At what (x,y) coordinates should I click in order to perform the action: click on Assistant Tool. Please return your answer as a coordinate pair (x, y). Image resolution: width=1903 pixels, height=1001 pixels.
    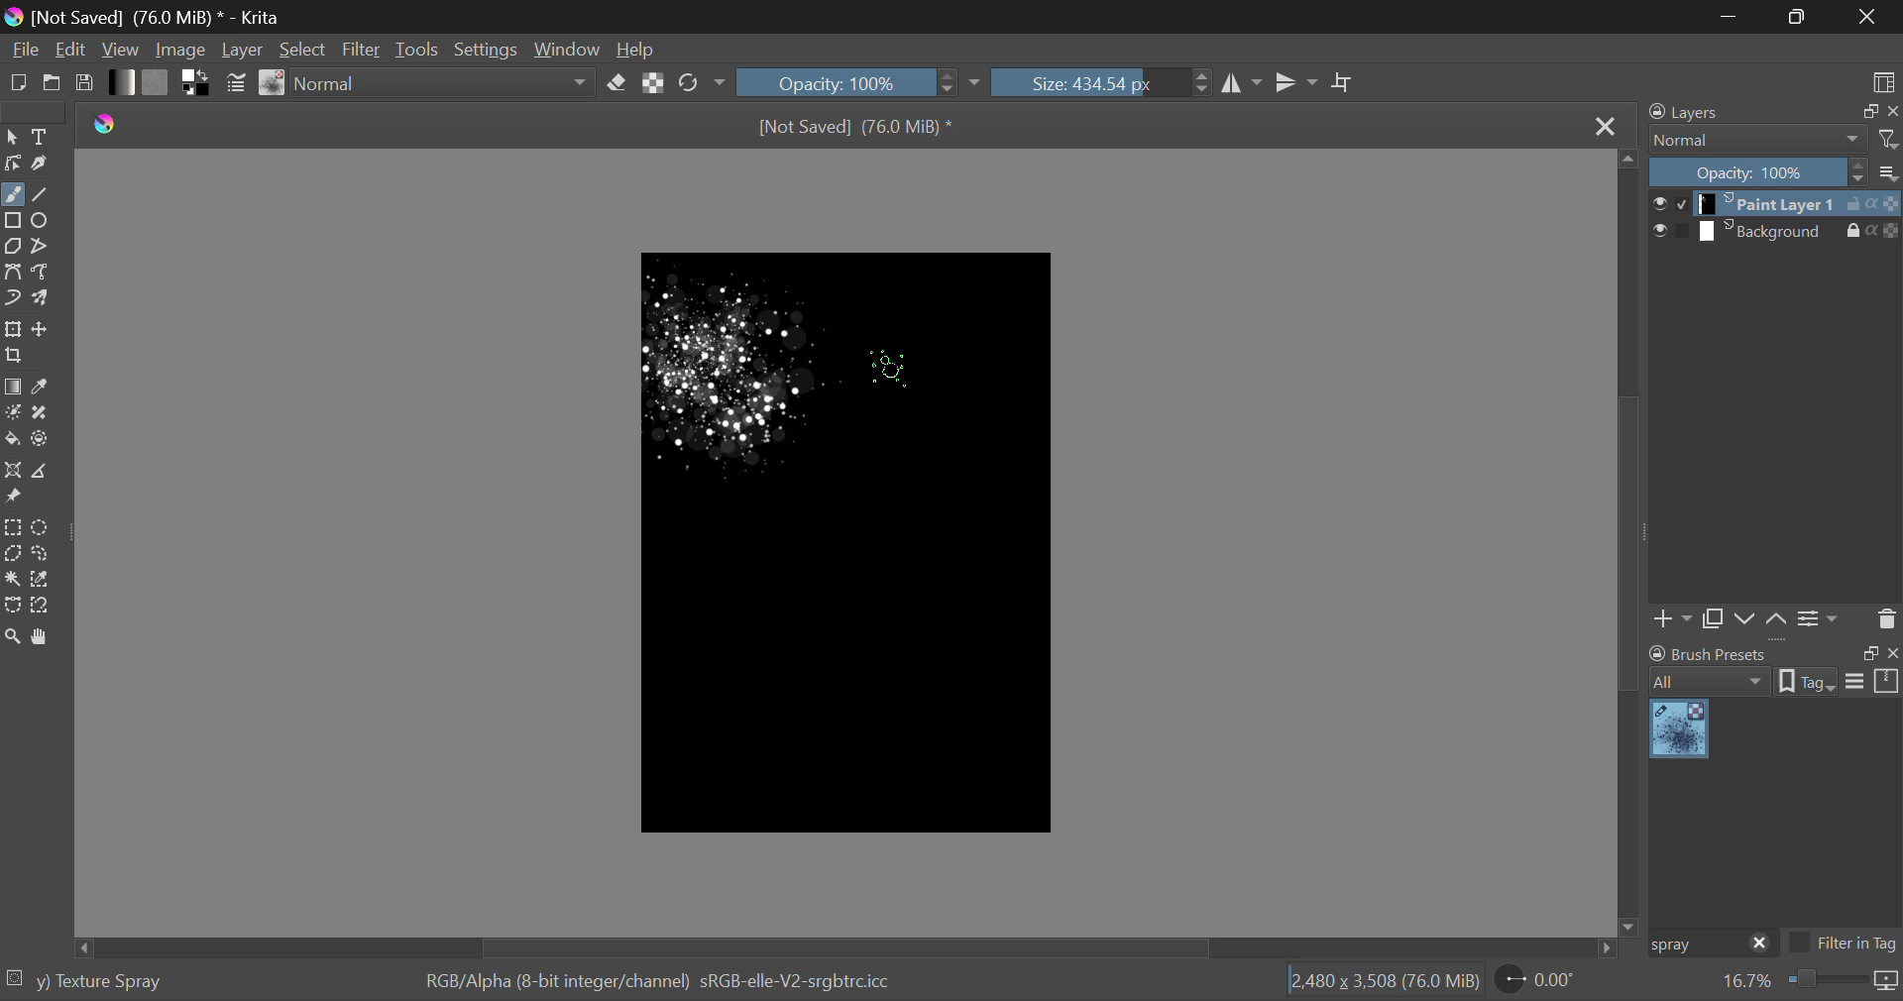
    Looking at the image, I should click on (12, 471).